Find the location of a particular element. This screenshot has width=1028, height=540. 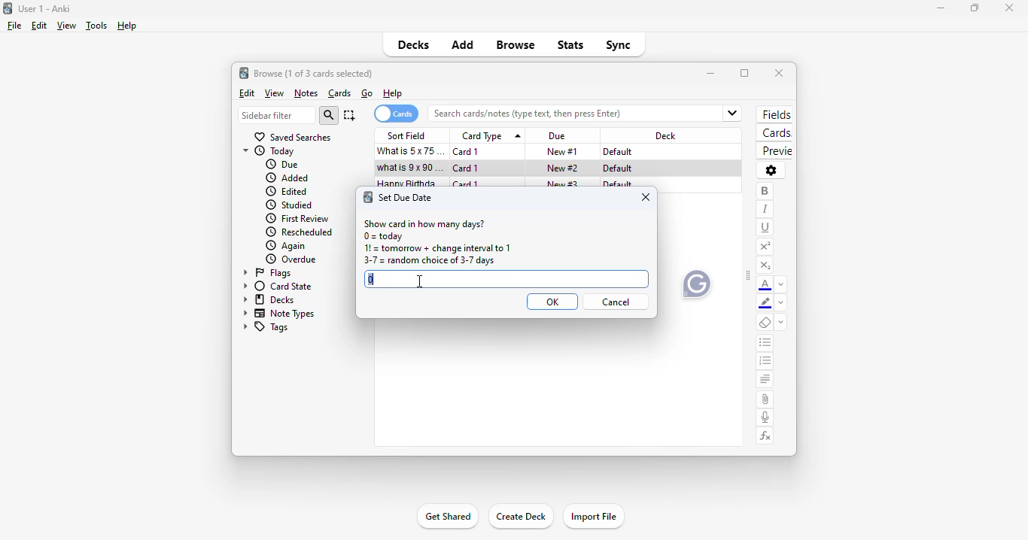

card 1 is located at coordinates (467, 152).